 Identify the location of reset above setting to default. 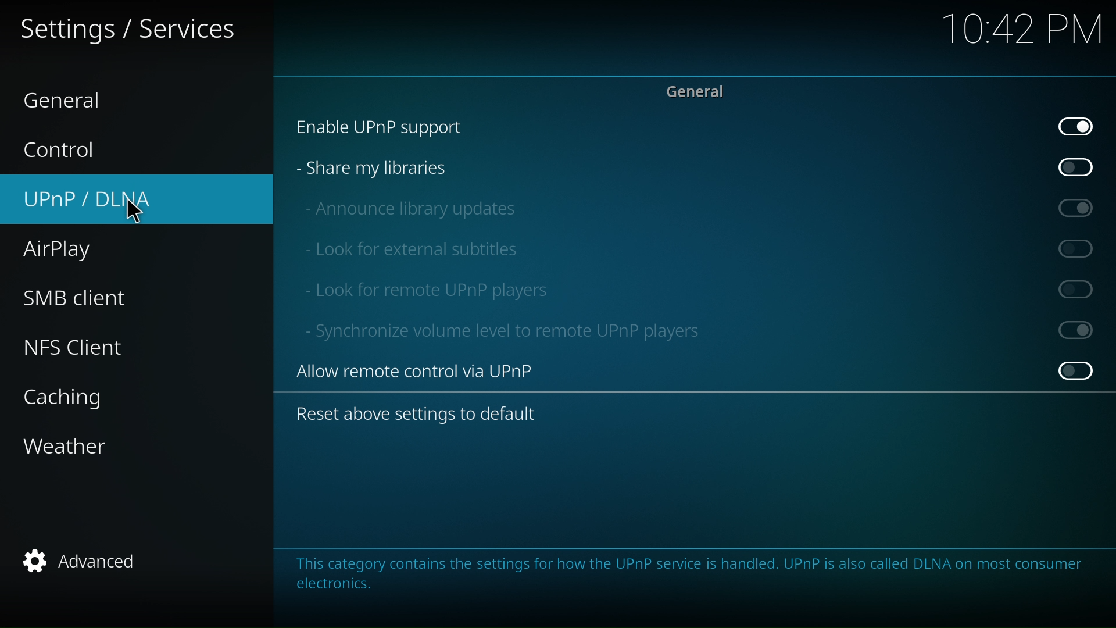
(425, 415).